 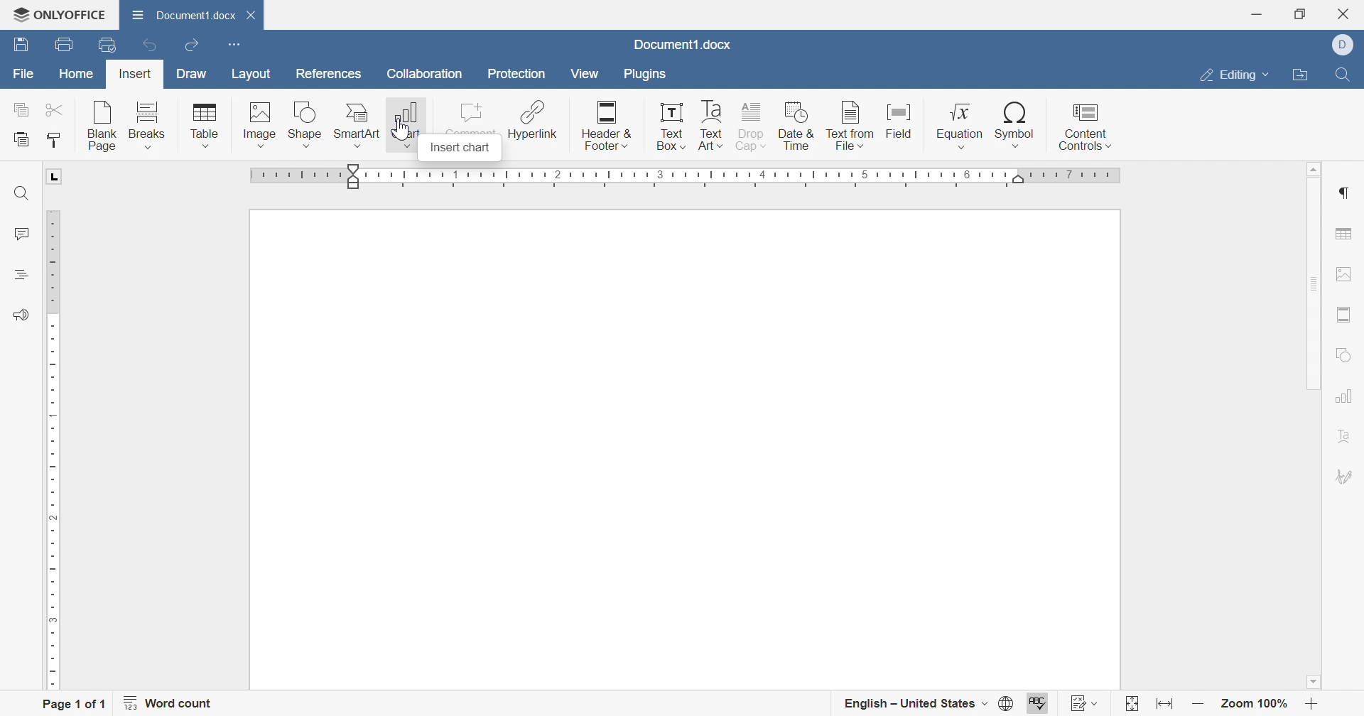 I want to click on Scroll Down, so click(x=1312, y=680).